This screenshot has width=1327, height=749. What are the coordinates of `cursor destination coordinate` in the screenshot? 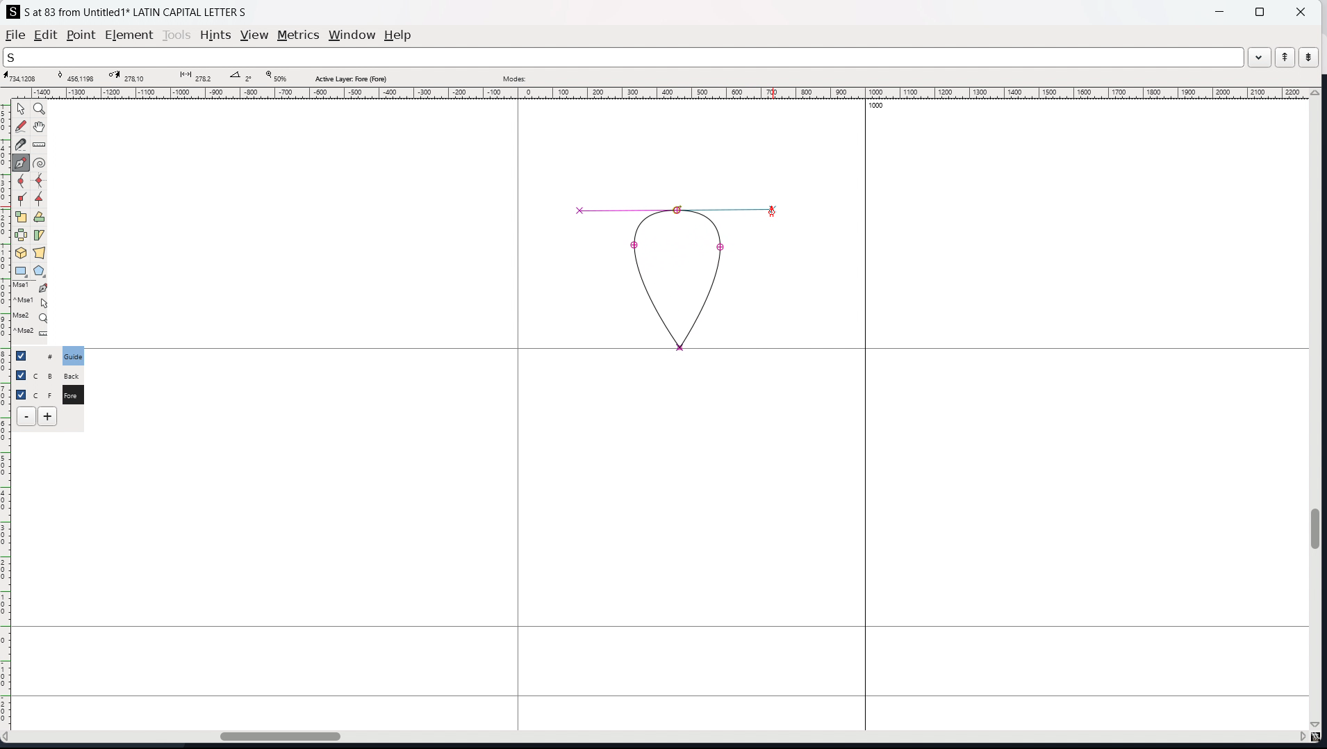 It's located at (131, 76).